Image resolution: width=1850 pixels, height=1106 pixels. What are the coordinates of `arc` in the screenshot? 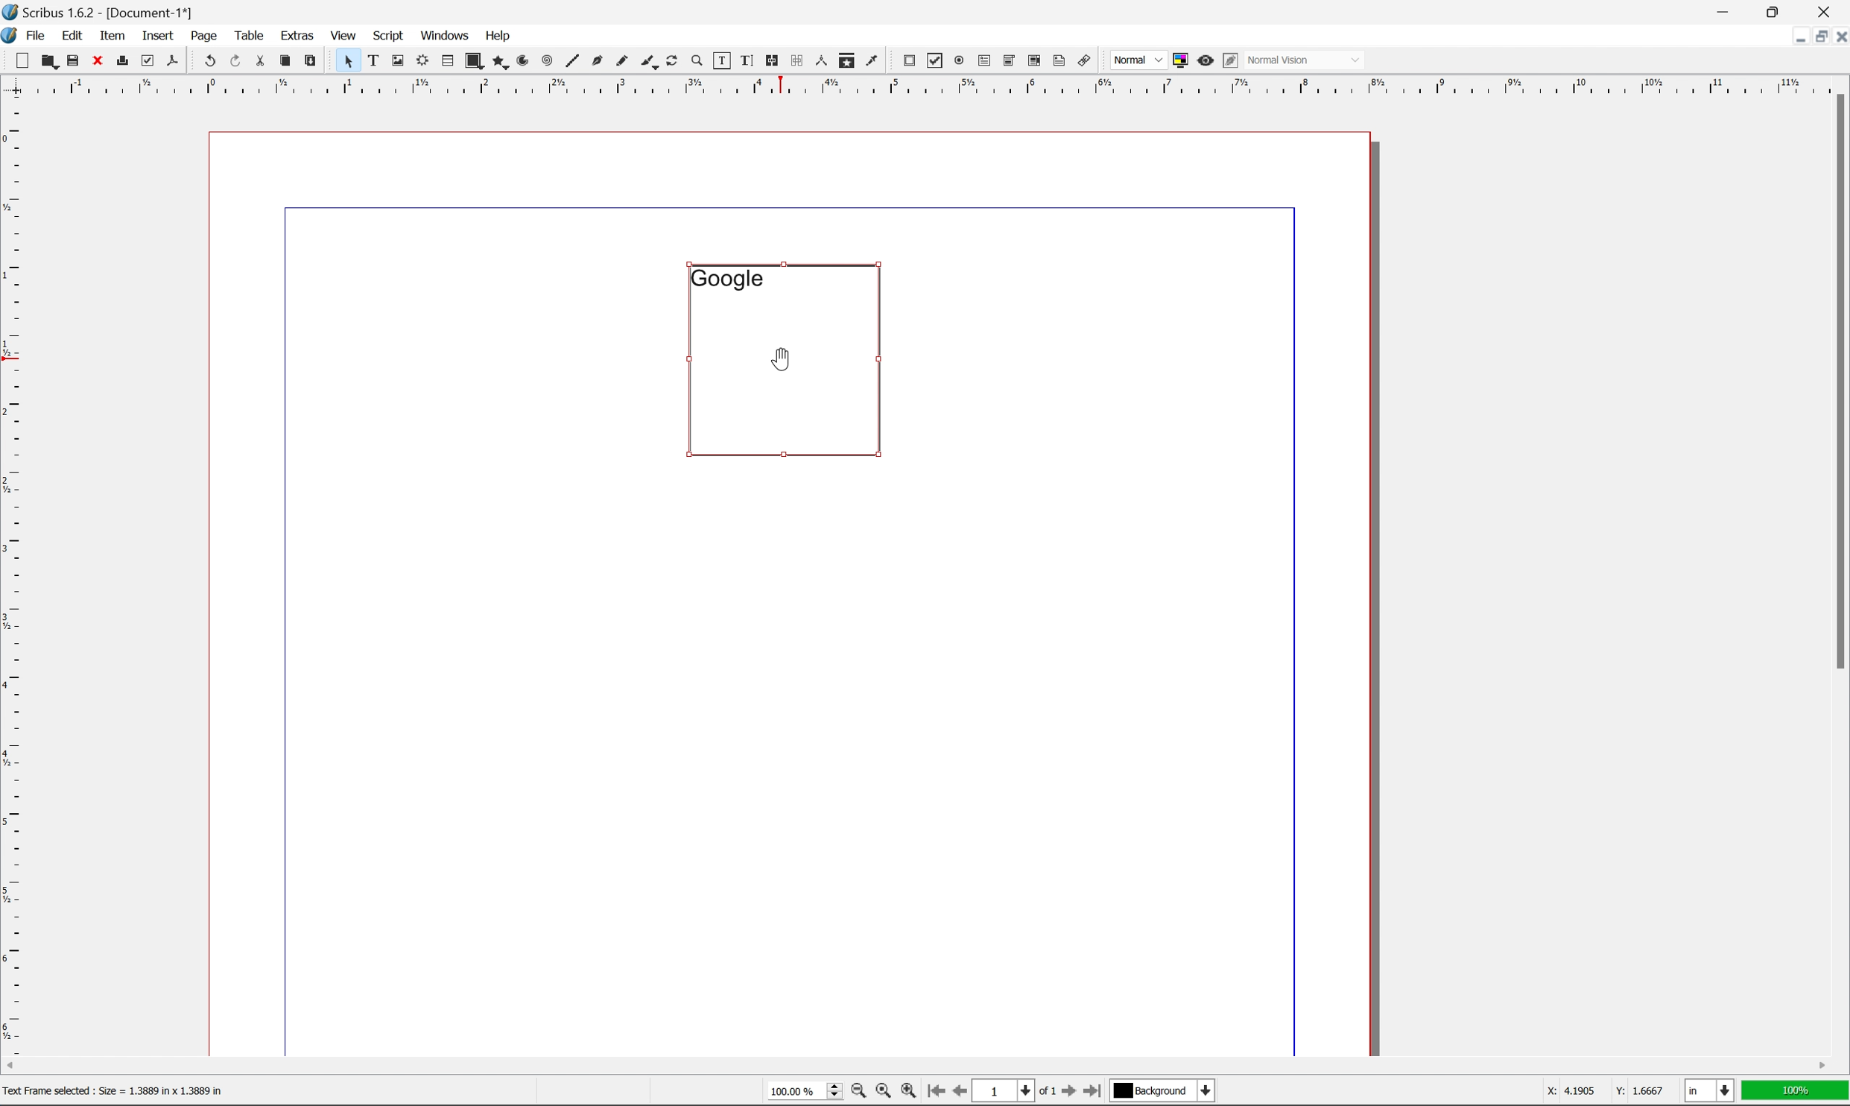 It's located at (525, 61).